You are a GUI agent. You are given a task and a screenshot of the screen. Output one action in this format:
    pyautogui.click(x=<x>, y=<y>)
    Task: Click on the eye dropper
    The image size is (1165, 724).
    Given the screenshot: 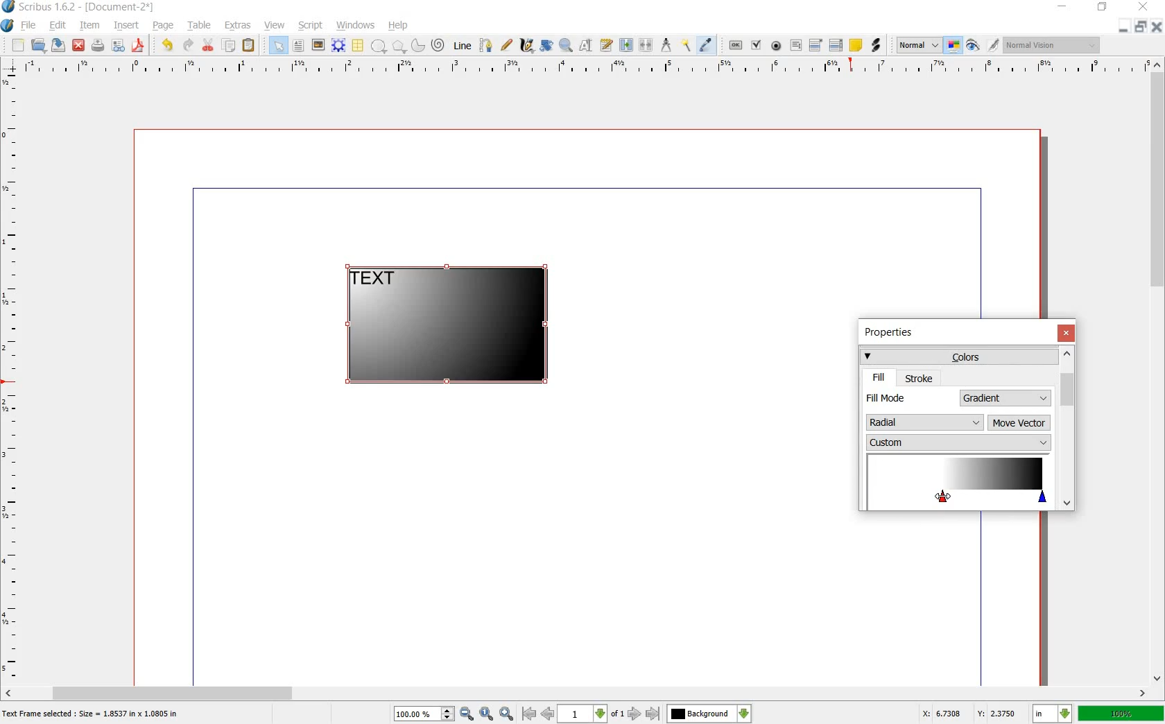 What is the action you would take?
    pyautogui.click(x=707, y=46)
    